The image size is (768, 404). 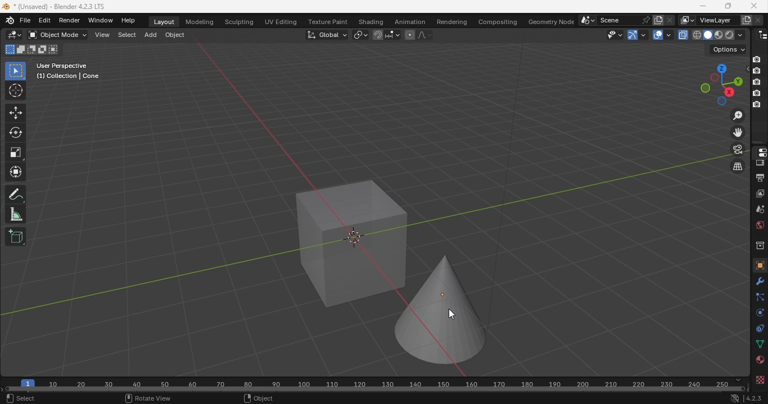 I want to click on Delete scene, so click(x=669, y=20).